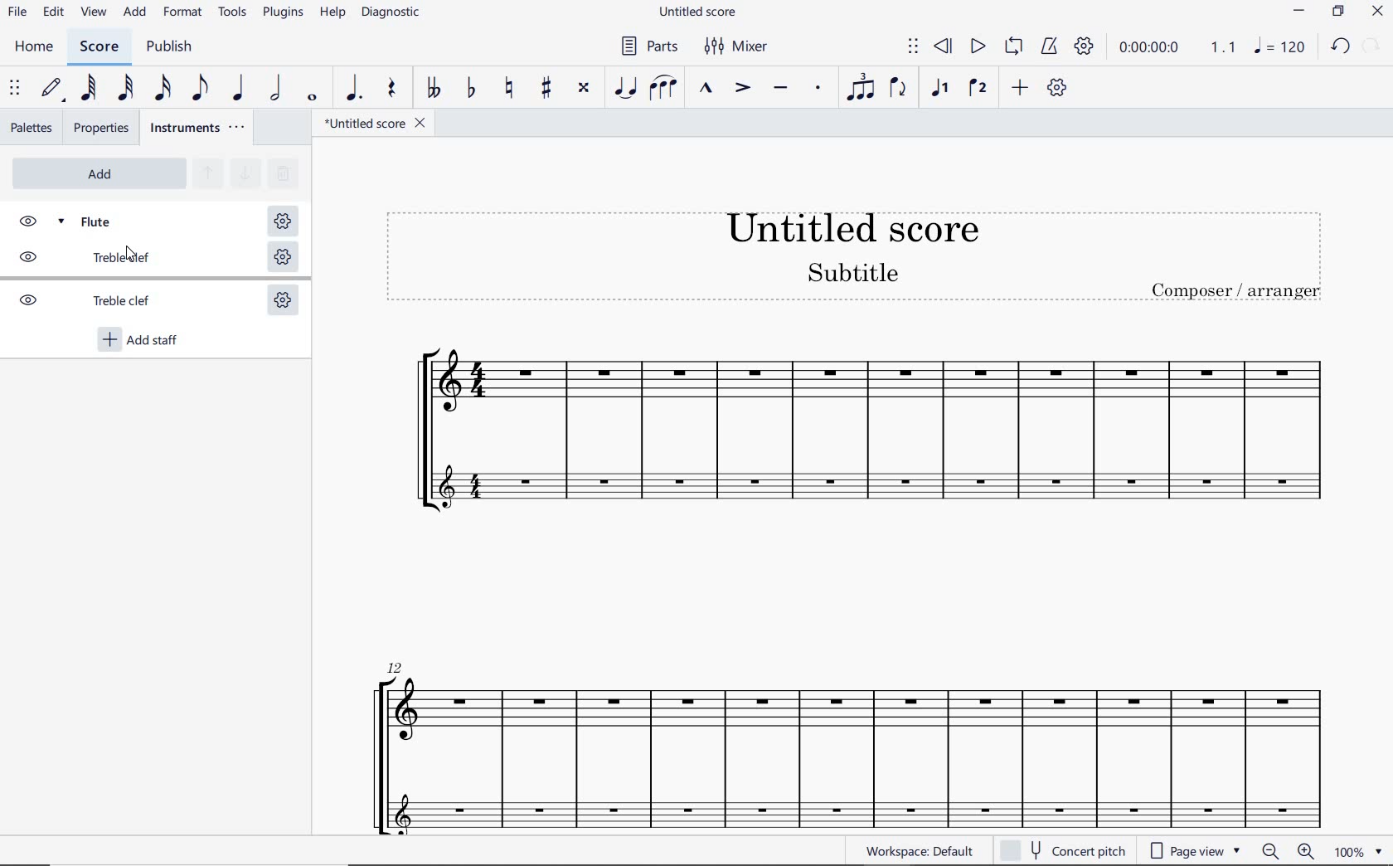  Describe the element at coordinates (102, 260) in the screenshot. I see `TREBLE CLEF` at that location.